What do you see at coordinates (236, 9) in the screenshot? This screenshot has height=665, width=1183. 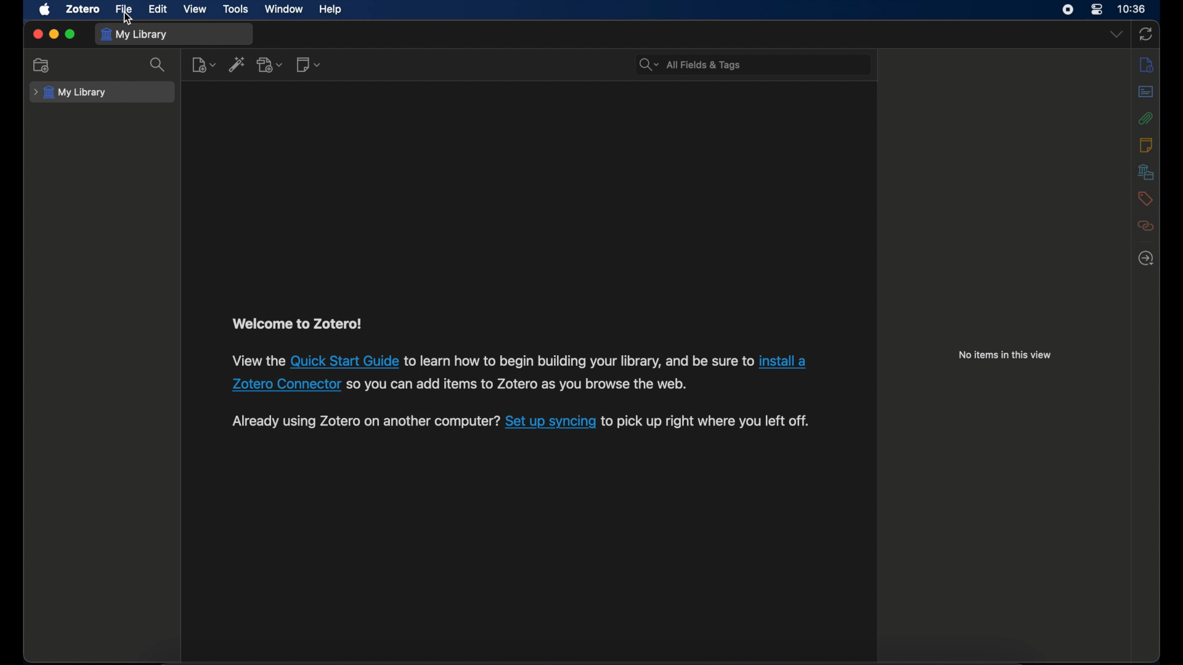 I see `tools` at bounding box center [236, 9].